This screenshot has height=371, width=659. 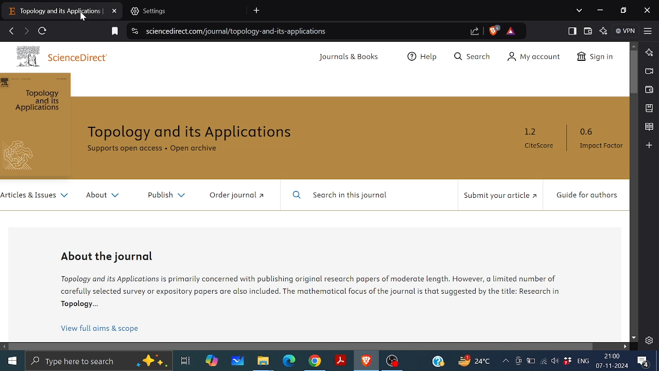 I want to click on Publish , so click(x=167, y=196).